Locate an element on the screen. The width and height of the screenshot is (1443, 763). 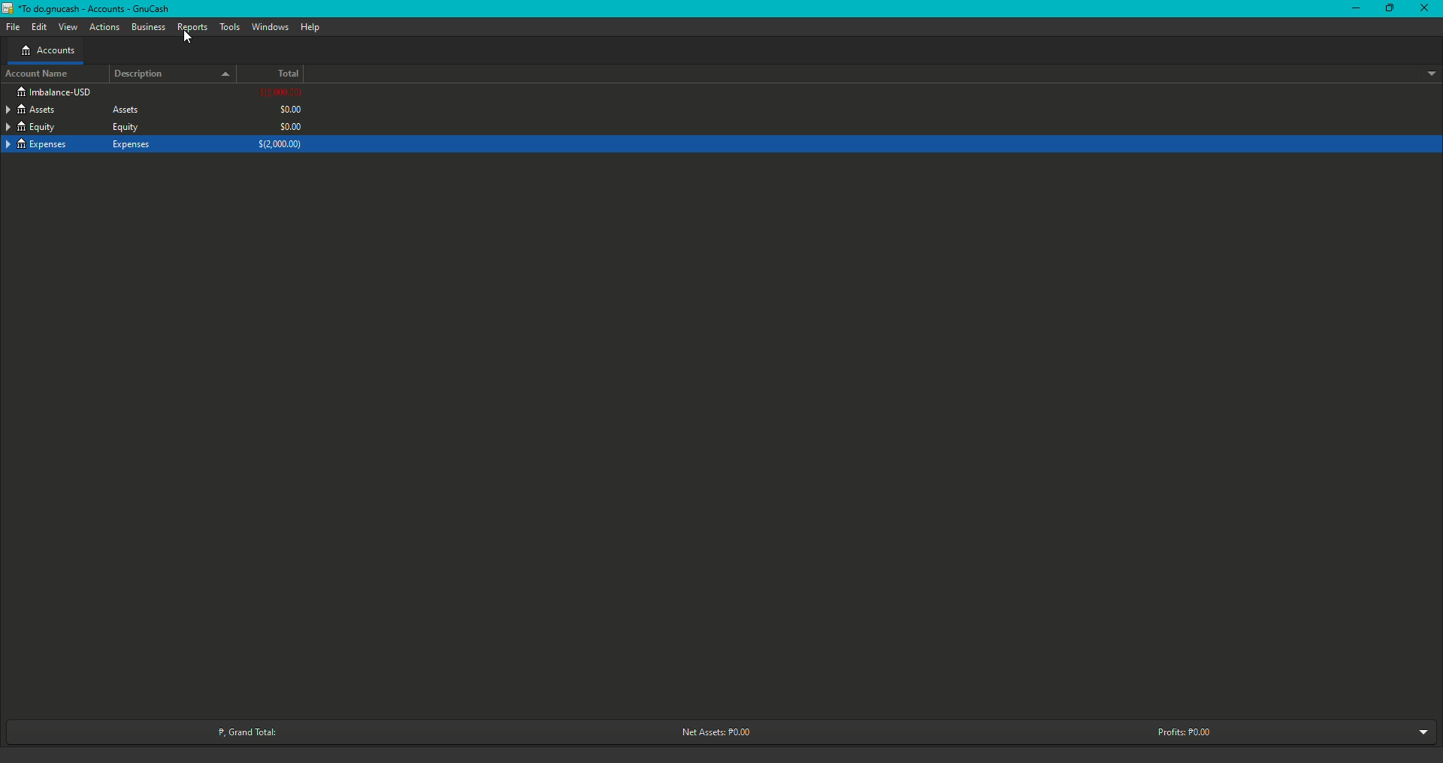
cursor is located at coordinates (190, 41).